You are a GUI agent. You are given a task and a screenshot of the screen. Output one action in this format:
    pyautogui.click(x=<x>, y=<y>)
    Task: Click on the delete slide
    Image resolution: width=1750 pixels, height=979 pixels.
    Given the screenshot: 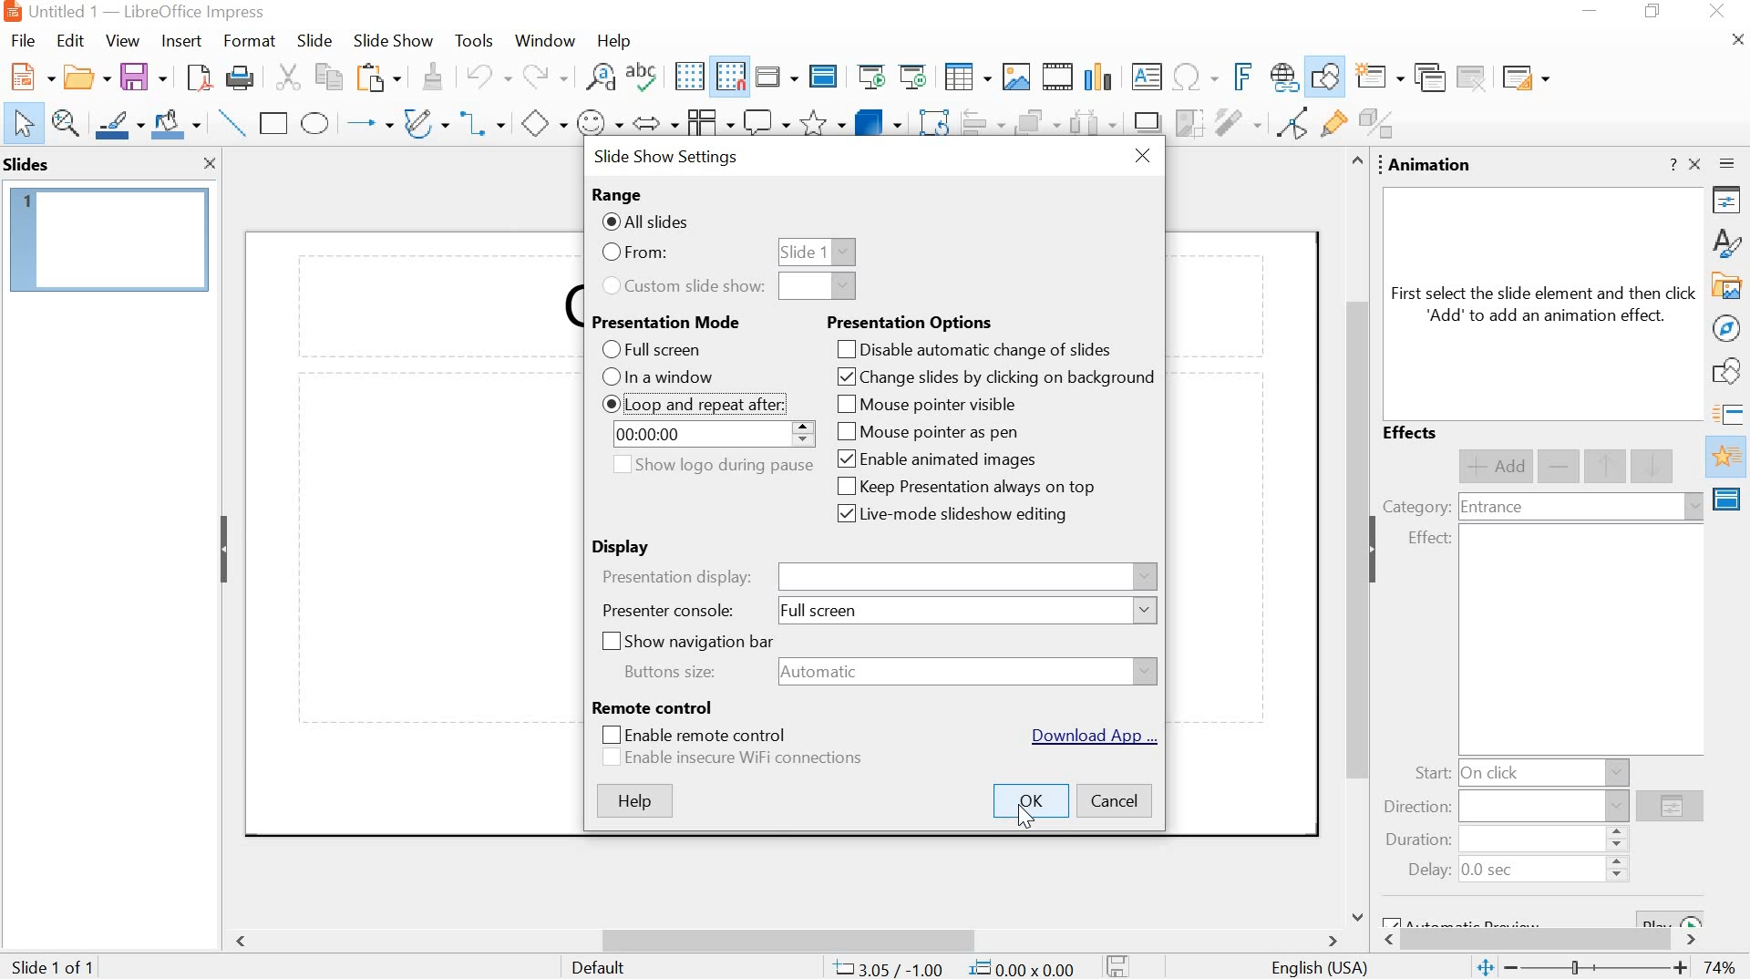 What is the action you would take?
    pyautogui.click(x=1473, y=77)
    